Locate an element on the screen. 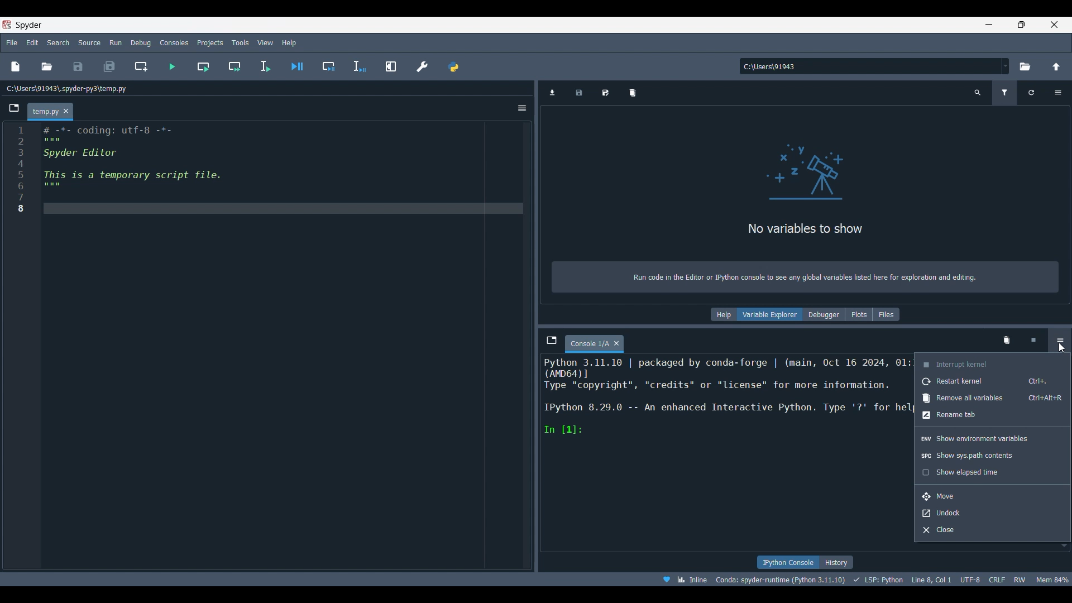 The image size is (1072, 603). IRN # -*- coding: utf-g -*-

: Spyder Editor

: Thisiisiaitemporaryiscriptifile,

7

s is located at coordinates (164, 174).